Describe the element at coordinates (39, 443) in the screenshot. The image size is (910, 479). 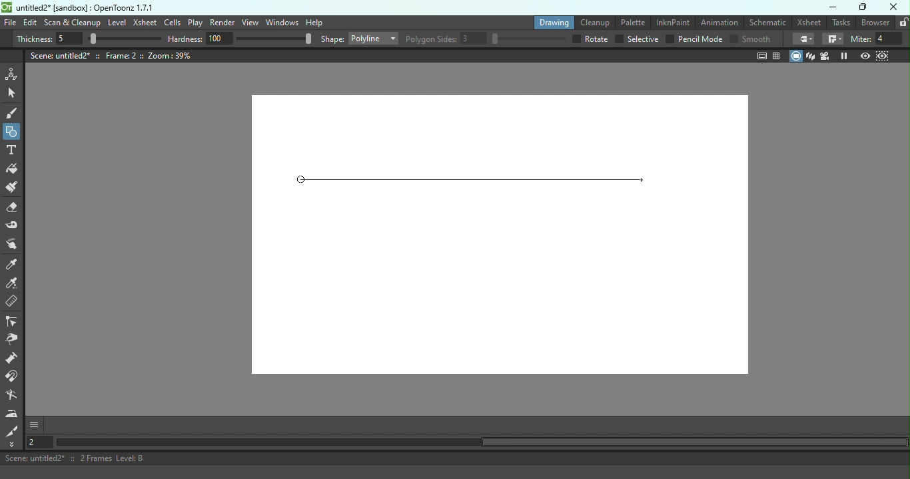
I see `Set the current frame` at that location.